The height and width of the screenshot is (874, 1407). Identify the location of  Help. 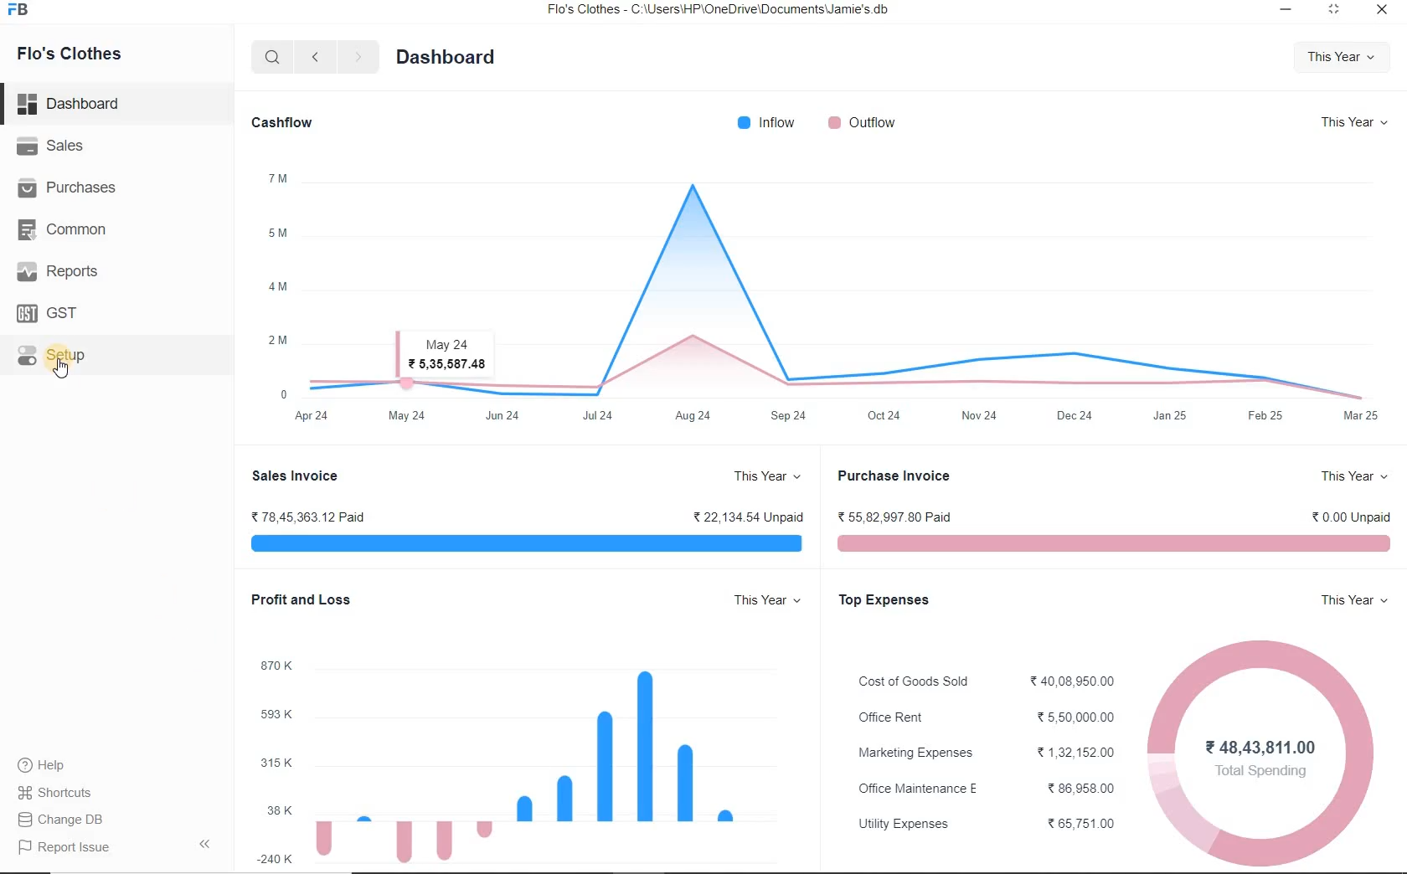
(51, 765).